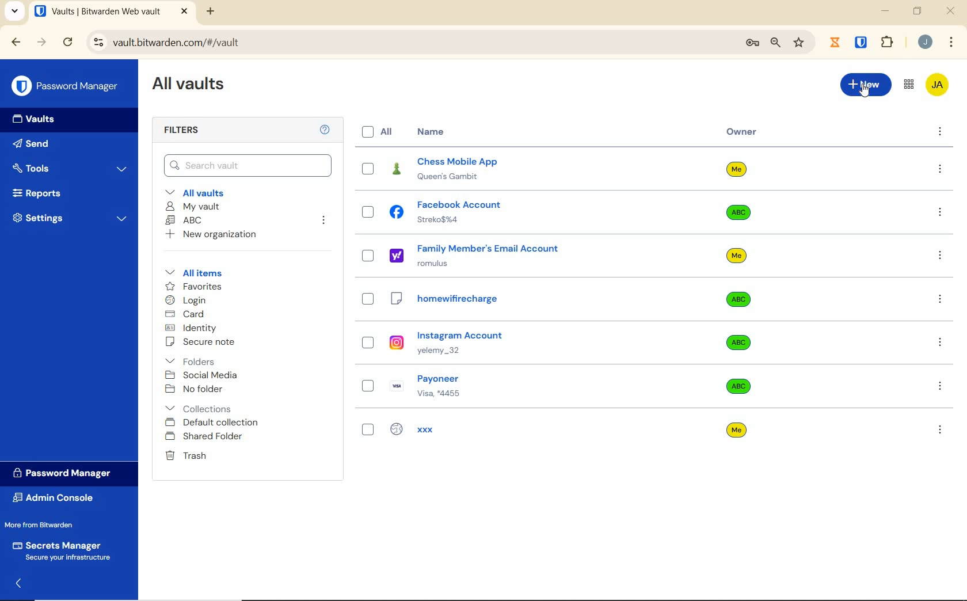 The height and width of the screenshot is (601, 967). What do you see at coordinates (215, 236) in the screenshot?
I see `New organization` at bounding box center [215, 236].